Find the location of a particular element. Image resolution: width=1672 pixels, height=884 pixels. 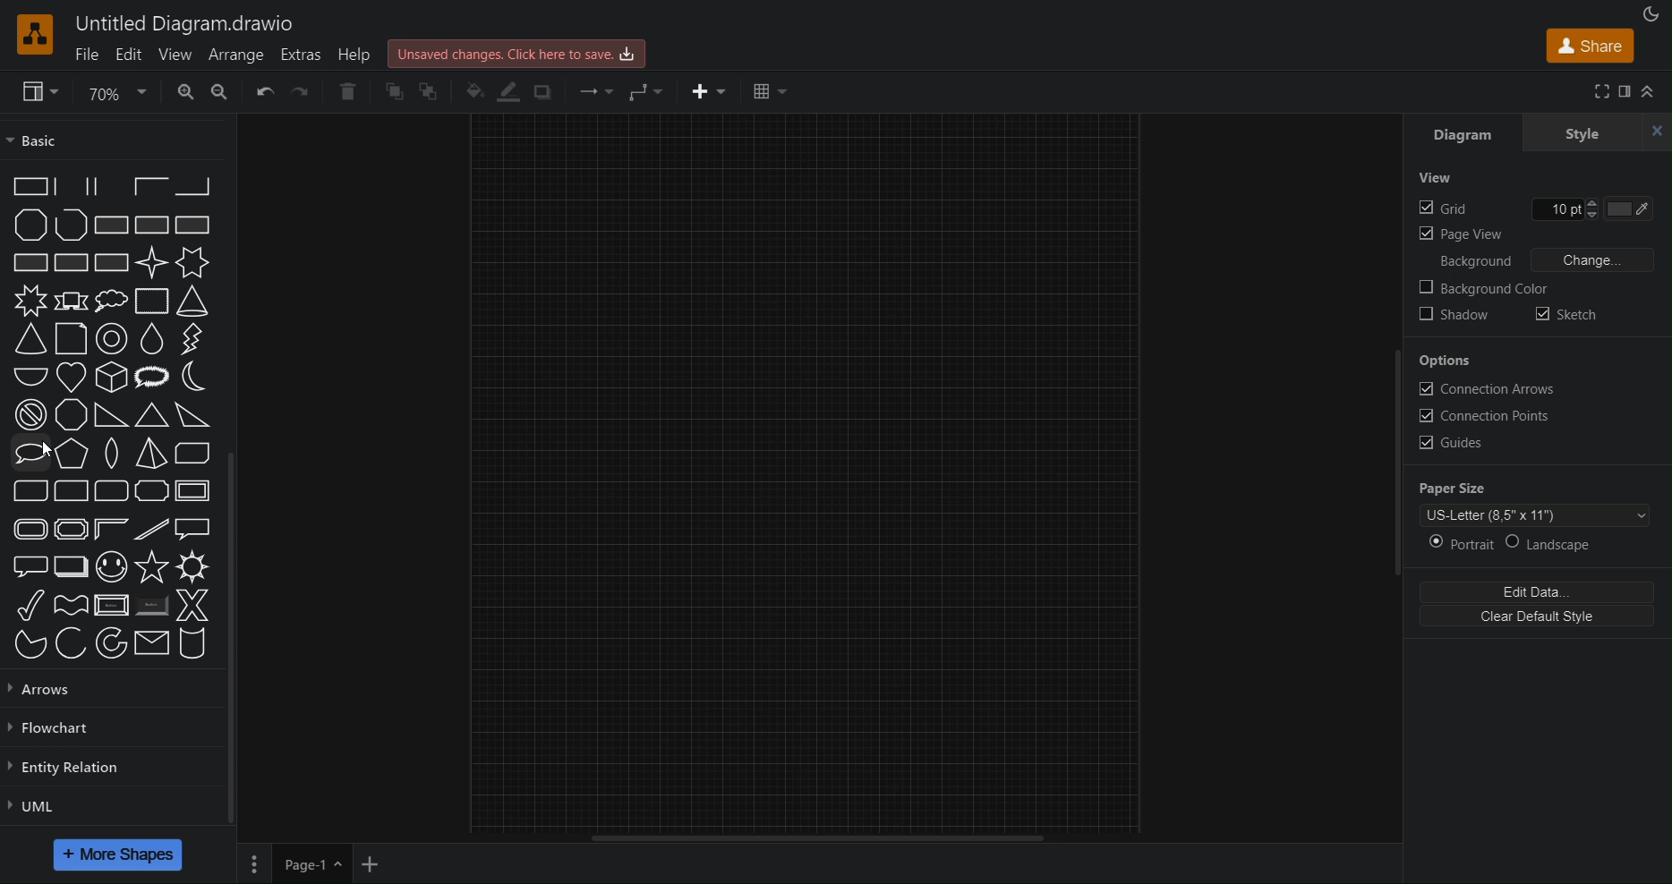

Change is located at coordinates (1595, 259).